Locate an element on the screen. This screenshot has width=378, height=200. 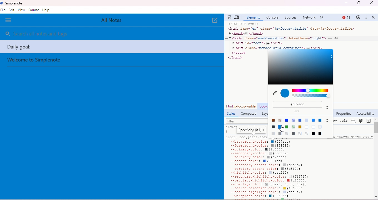
blue shade is located at coordinates (300, 66).